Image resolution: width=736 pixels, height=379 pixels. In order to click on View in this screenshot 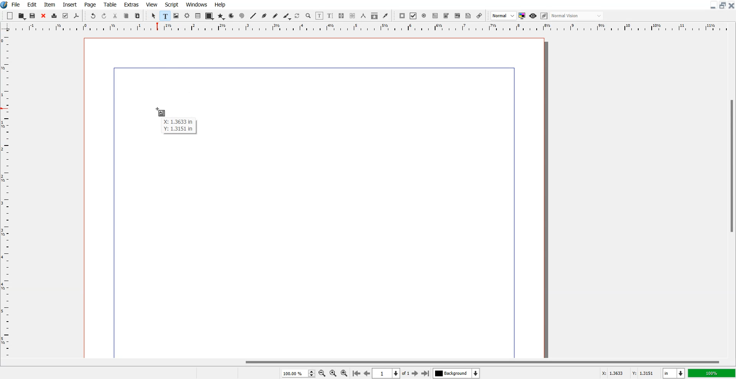, I will do `click(152, 4)`.